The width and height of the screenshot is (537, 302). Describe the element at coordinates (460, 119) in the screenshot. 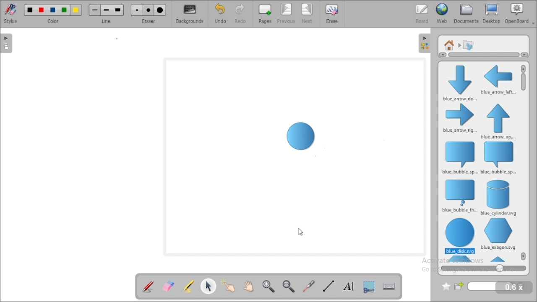

I see `blue arrow right` at that location.